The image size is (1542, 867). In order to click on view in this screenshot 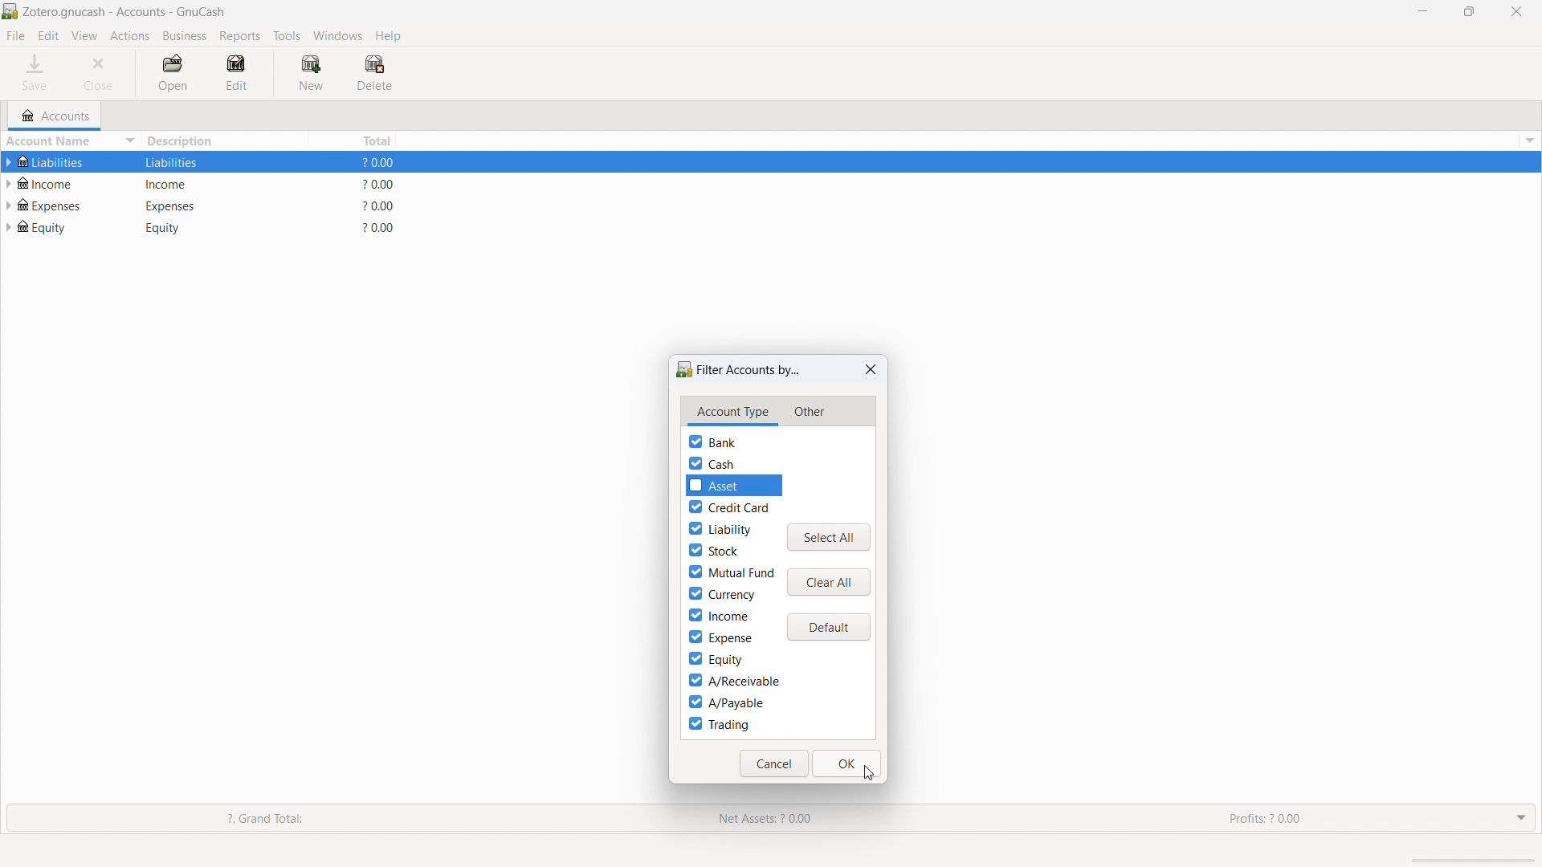, I will do `click(84, 36)`.